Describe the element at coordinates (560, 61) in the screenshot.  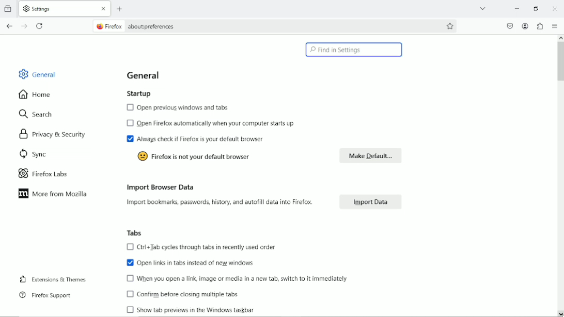
I see `Vertical scrollbar` at that location.